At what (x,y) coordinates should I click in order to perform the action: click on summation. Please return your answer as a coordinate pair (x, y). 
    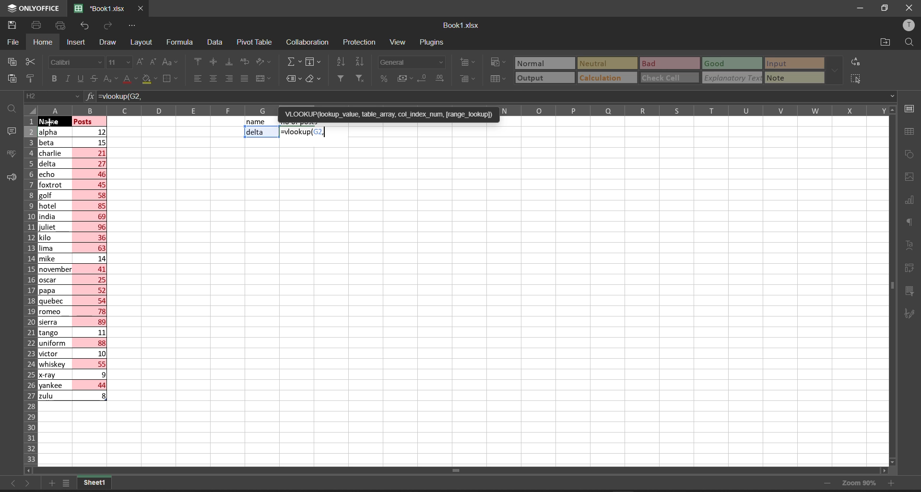
    Looking at the image, I should click on (293, 62).